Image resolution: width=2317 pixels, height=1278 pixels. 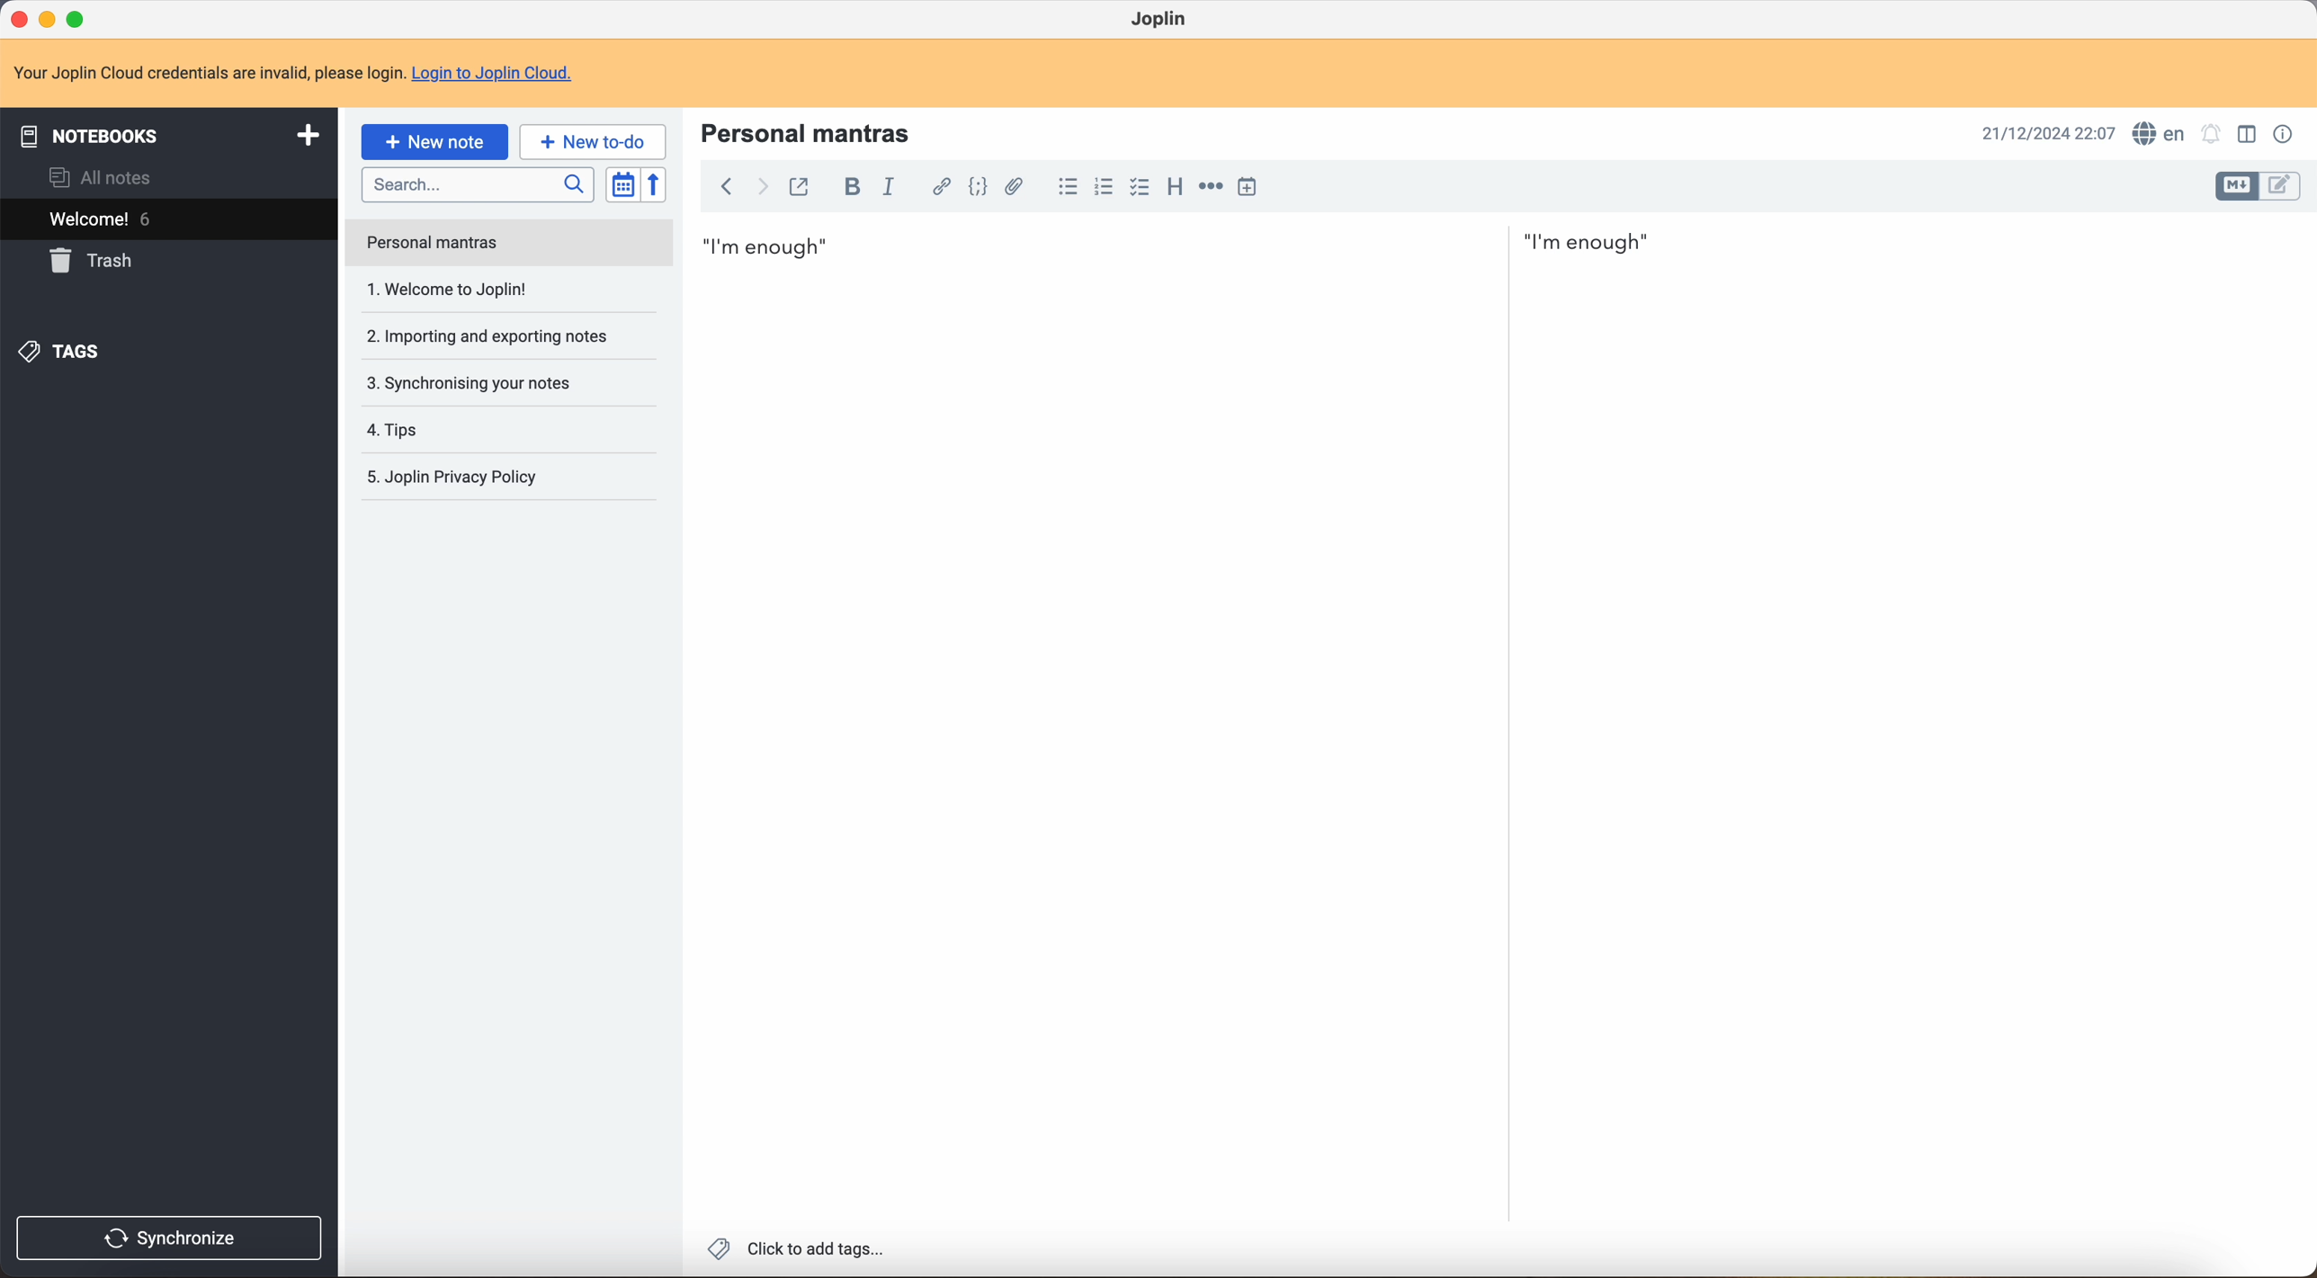 What do you see at coordinates (812, 131) in the screenshot?
I see `personal mantras title` at bounding box center [812, 131].